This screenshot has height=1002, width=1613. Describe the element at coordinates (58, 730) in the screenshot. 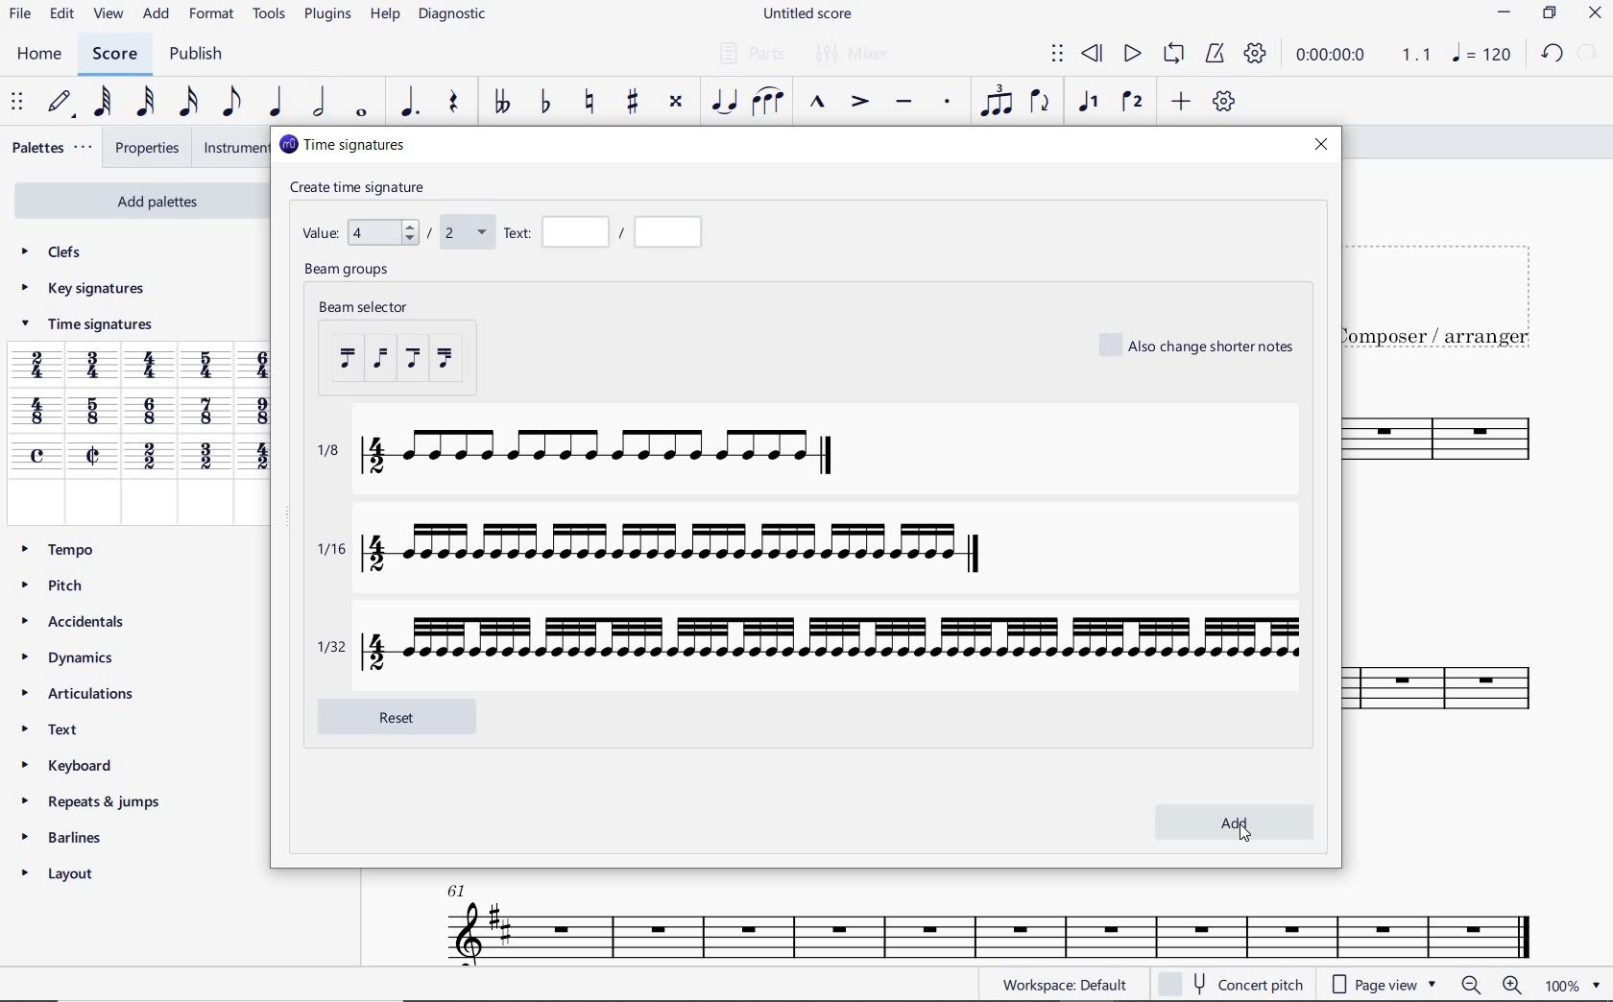

I see `TEXT` at that location.